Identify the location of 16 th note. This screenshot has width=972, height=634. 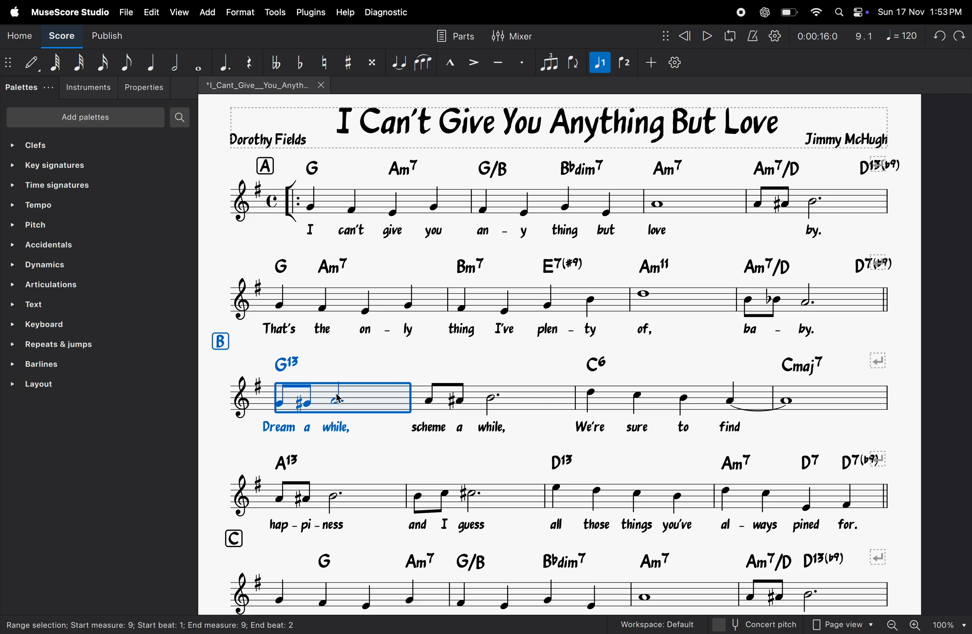
(103, 63).